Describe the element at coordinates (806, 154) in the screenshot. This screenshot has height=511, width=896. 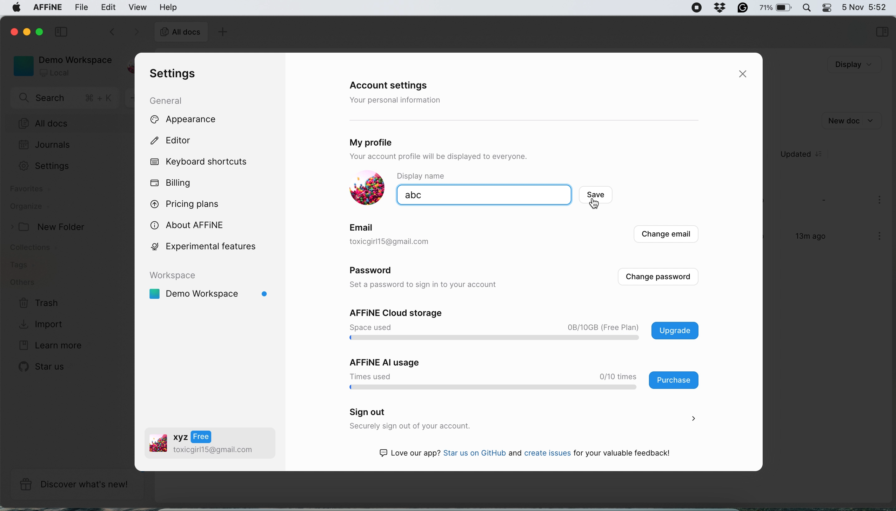
I see `updated` at that location.